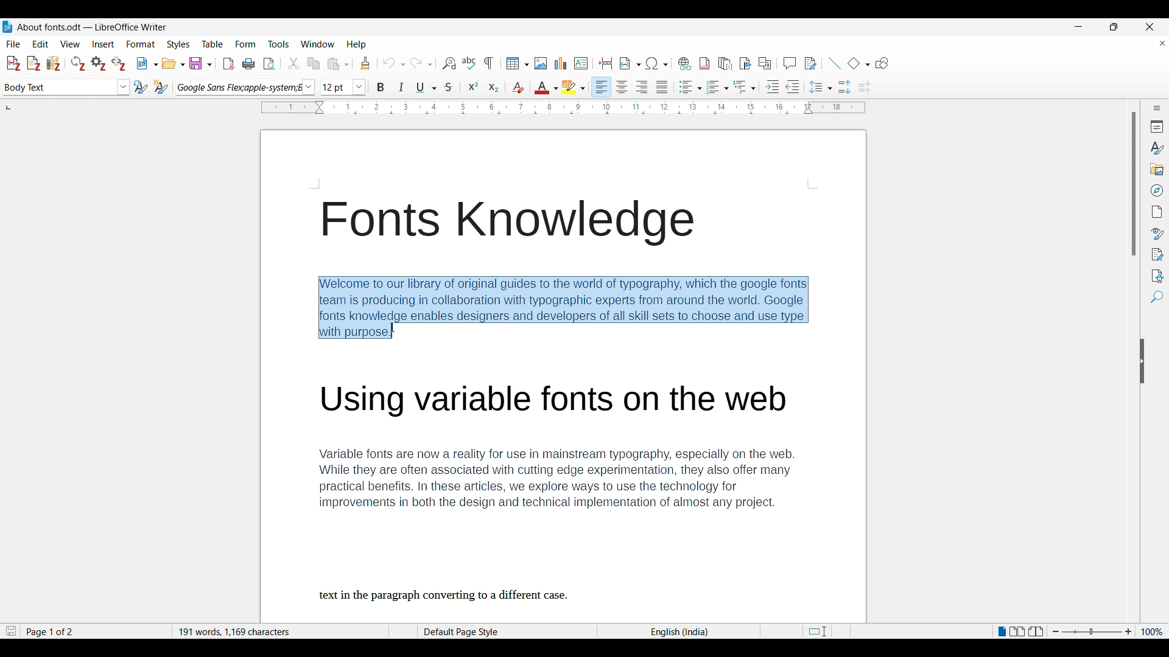 The image size is (1169, 657). Describe the element at coordinates (141, 44) in the screenshot. I see `Format menu` at that location.